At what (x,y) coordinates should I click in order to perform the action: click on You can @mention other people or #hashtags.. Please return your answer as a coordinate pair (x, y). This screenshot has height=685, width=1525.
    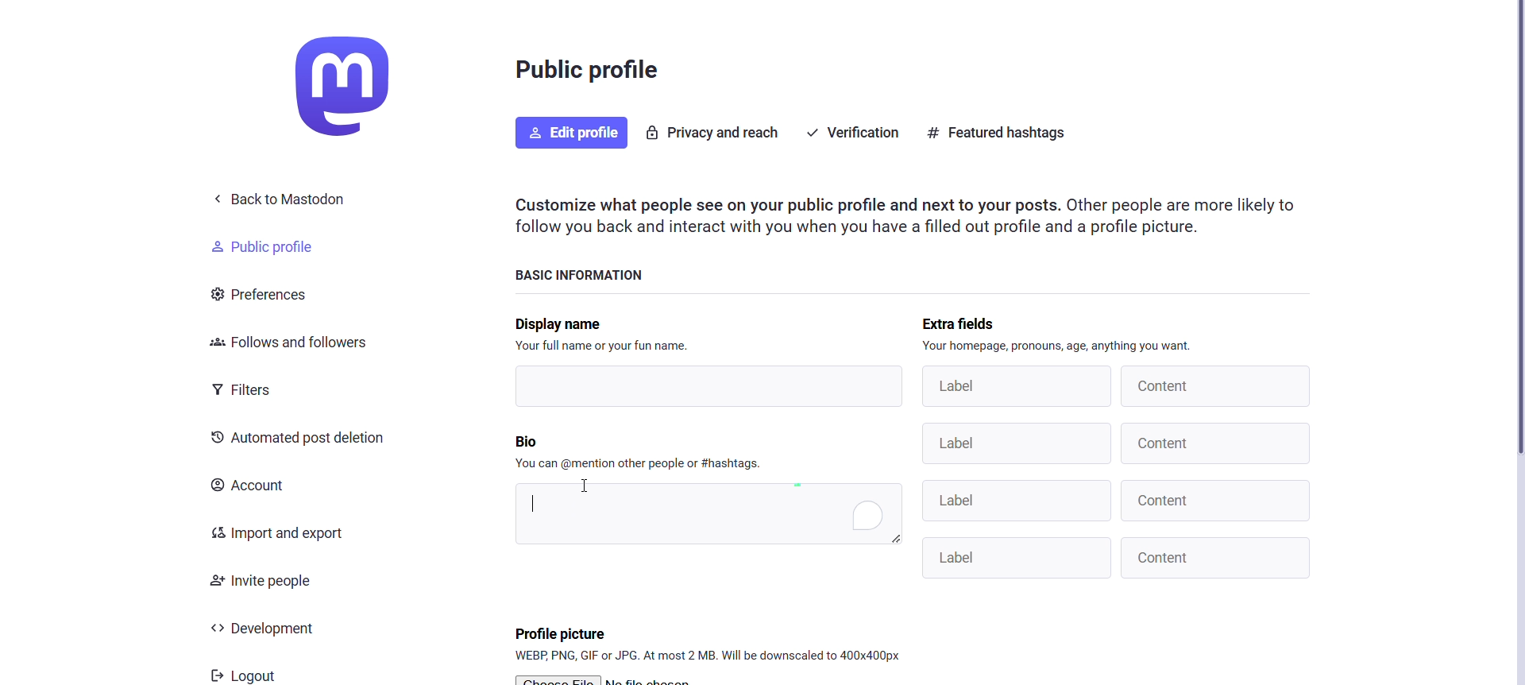
    Looking at the image, I should click on (642, 461).